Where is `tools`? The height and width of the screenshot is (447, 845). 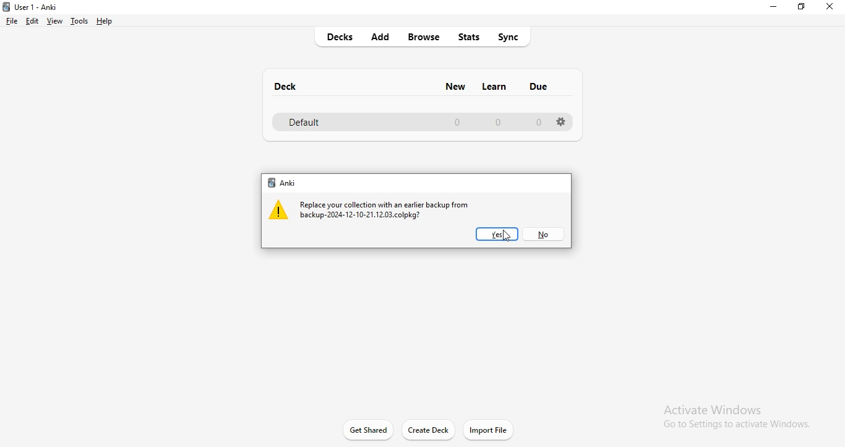 tools is located at coordinates (80, 21).